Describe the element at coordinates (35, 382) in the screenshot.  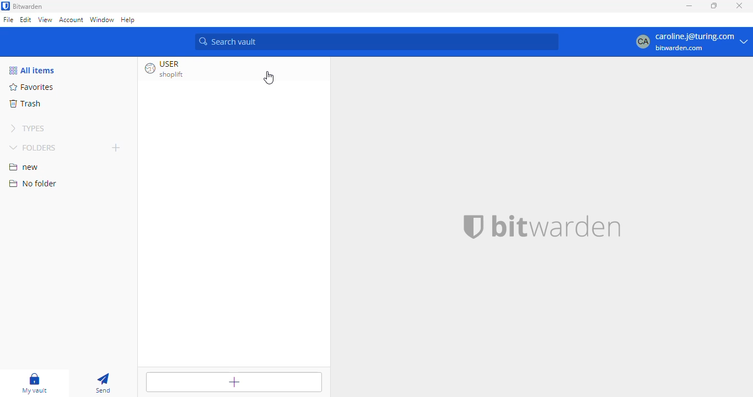
I see `my vault` at that location.